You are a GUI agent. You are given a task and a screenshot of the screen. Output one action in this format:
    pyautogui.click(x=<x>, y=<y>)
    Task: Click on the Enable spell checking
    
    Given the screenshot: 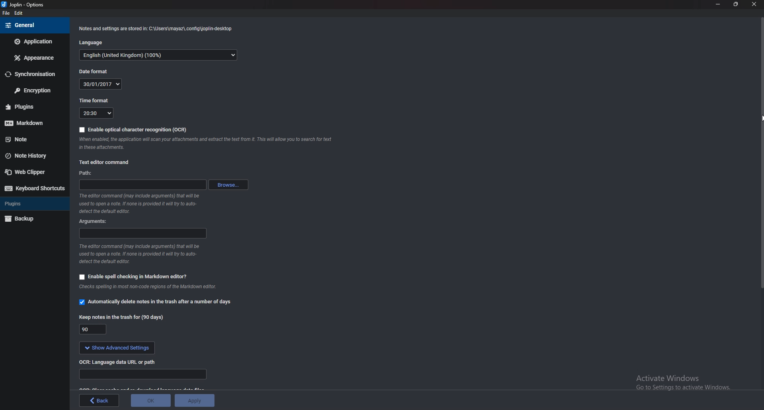 What is the action you would take?
    pyautogui.click(x=134, y=277)
    